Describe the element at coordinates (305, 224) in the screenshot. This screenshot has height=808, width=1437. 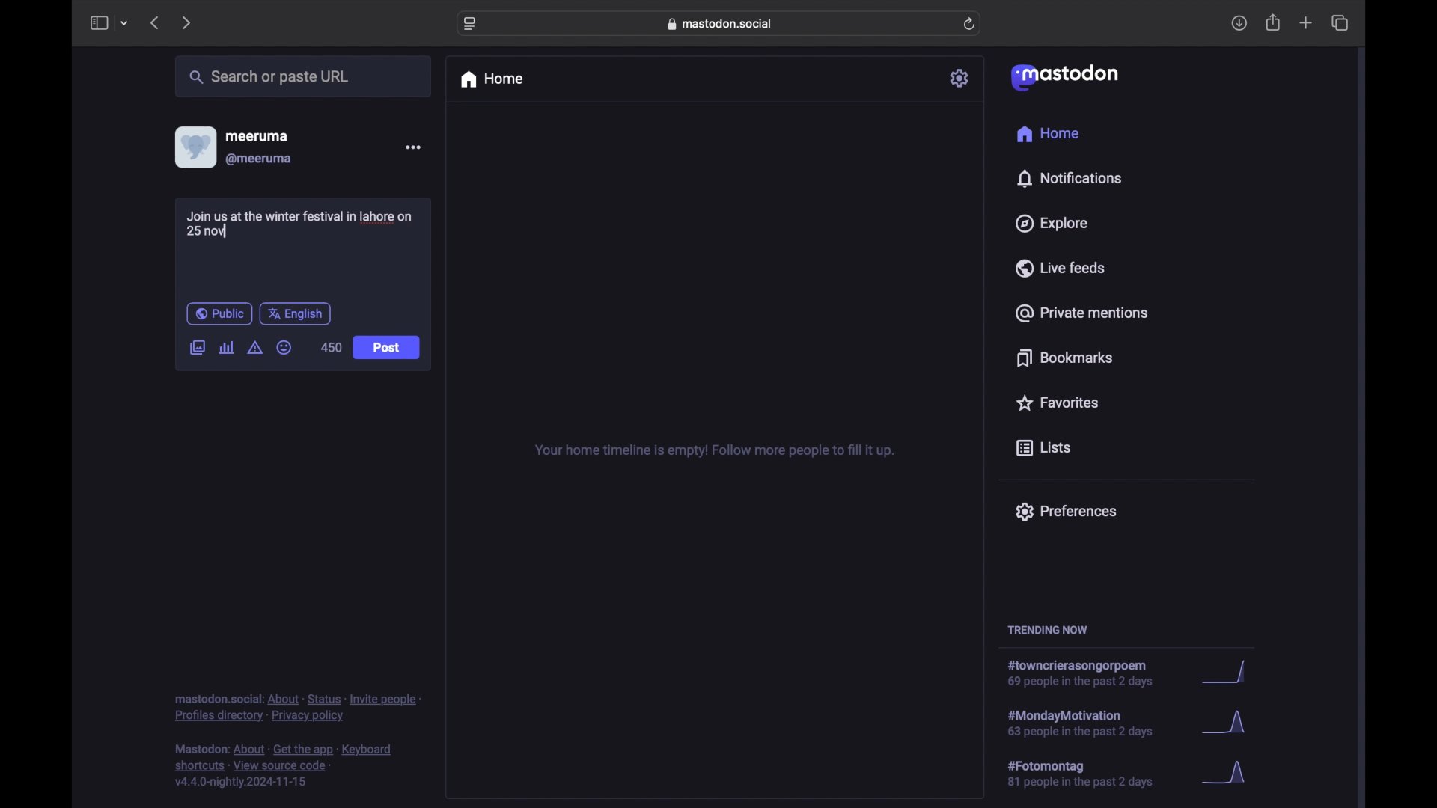
I see `Join us at the winter festival in lahore on 25` at that location.